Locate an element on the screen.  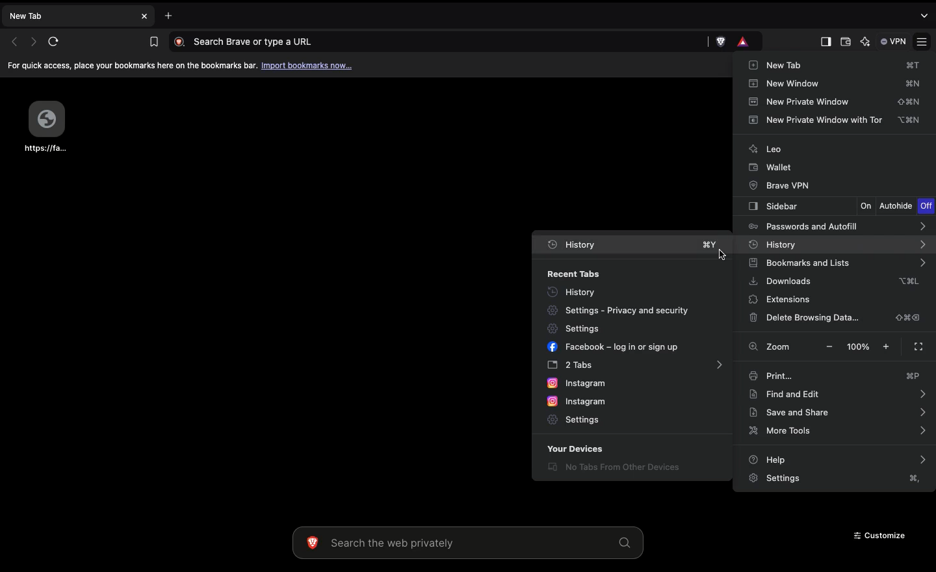
No tabs from other devices is located at coordinates (614, 469).